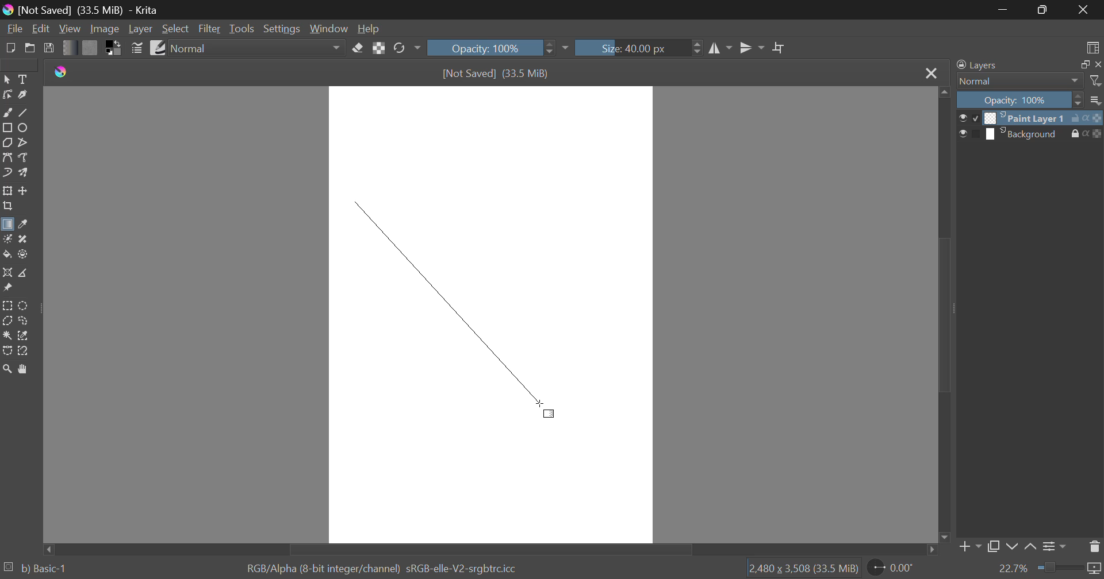  Describe the element at coordinates (24, 240) in the screenshot. I see `Smart Patch Tool` at that location.